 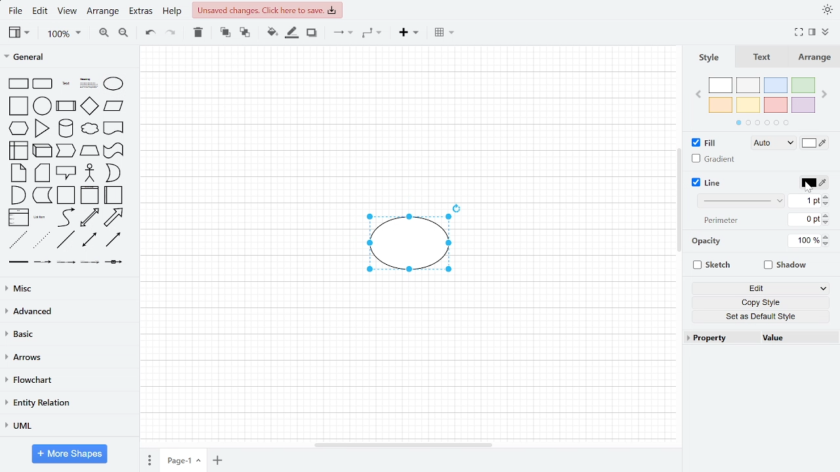 I want to click on parallelogram, so click(x=115, y=107).